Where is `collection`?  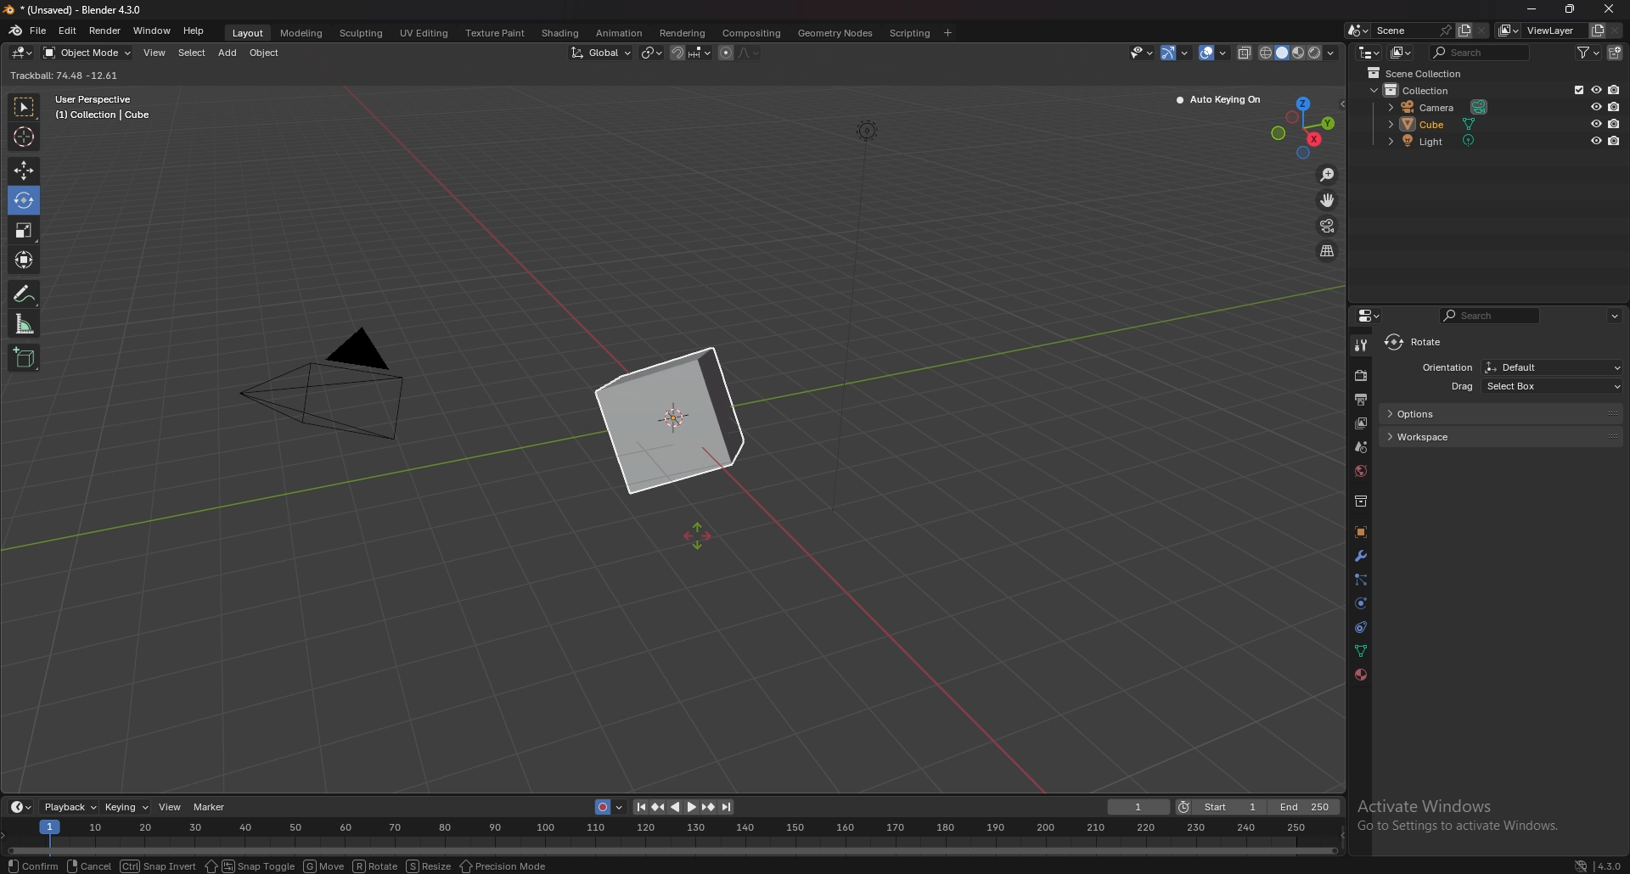 collection is located at coordinates (1419, 90).